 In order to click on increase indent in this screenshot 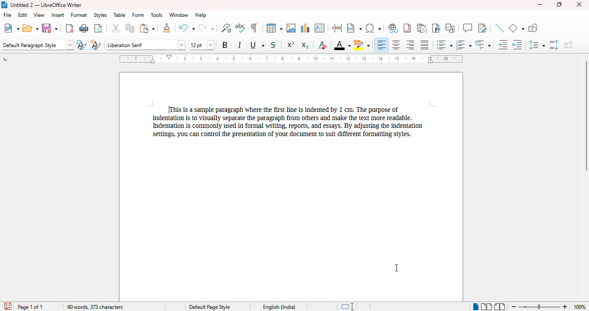, I will do `click(503, 44)`.